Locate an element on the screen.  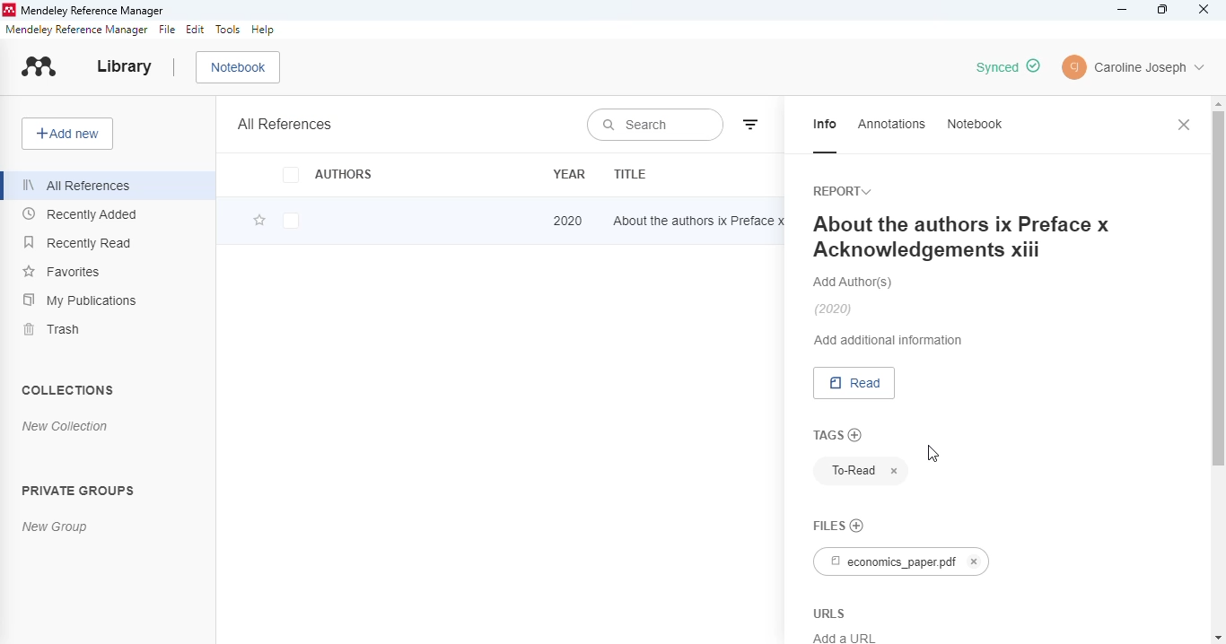
account is located at coordinates (1133, 66).